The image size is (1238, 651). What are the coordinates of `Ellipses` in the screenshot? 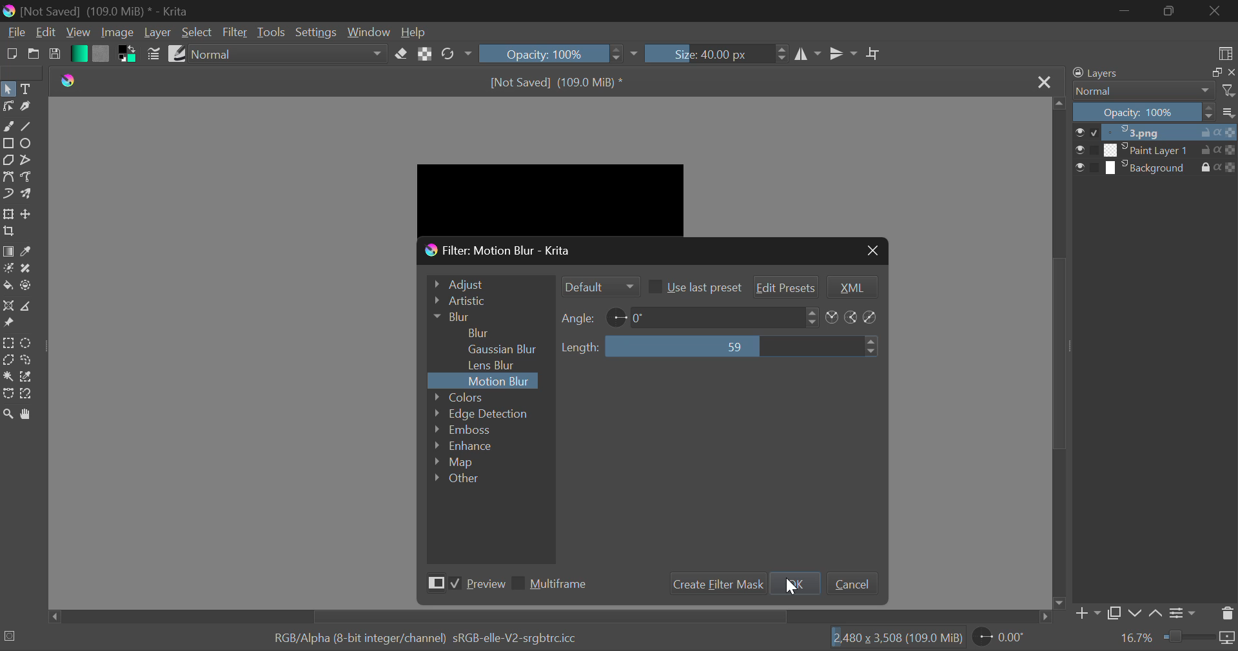 It's located at (28, 144).